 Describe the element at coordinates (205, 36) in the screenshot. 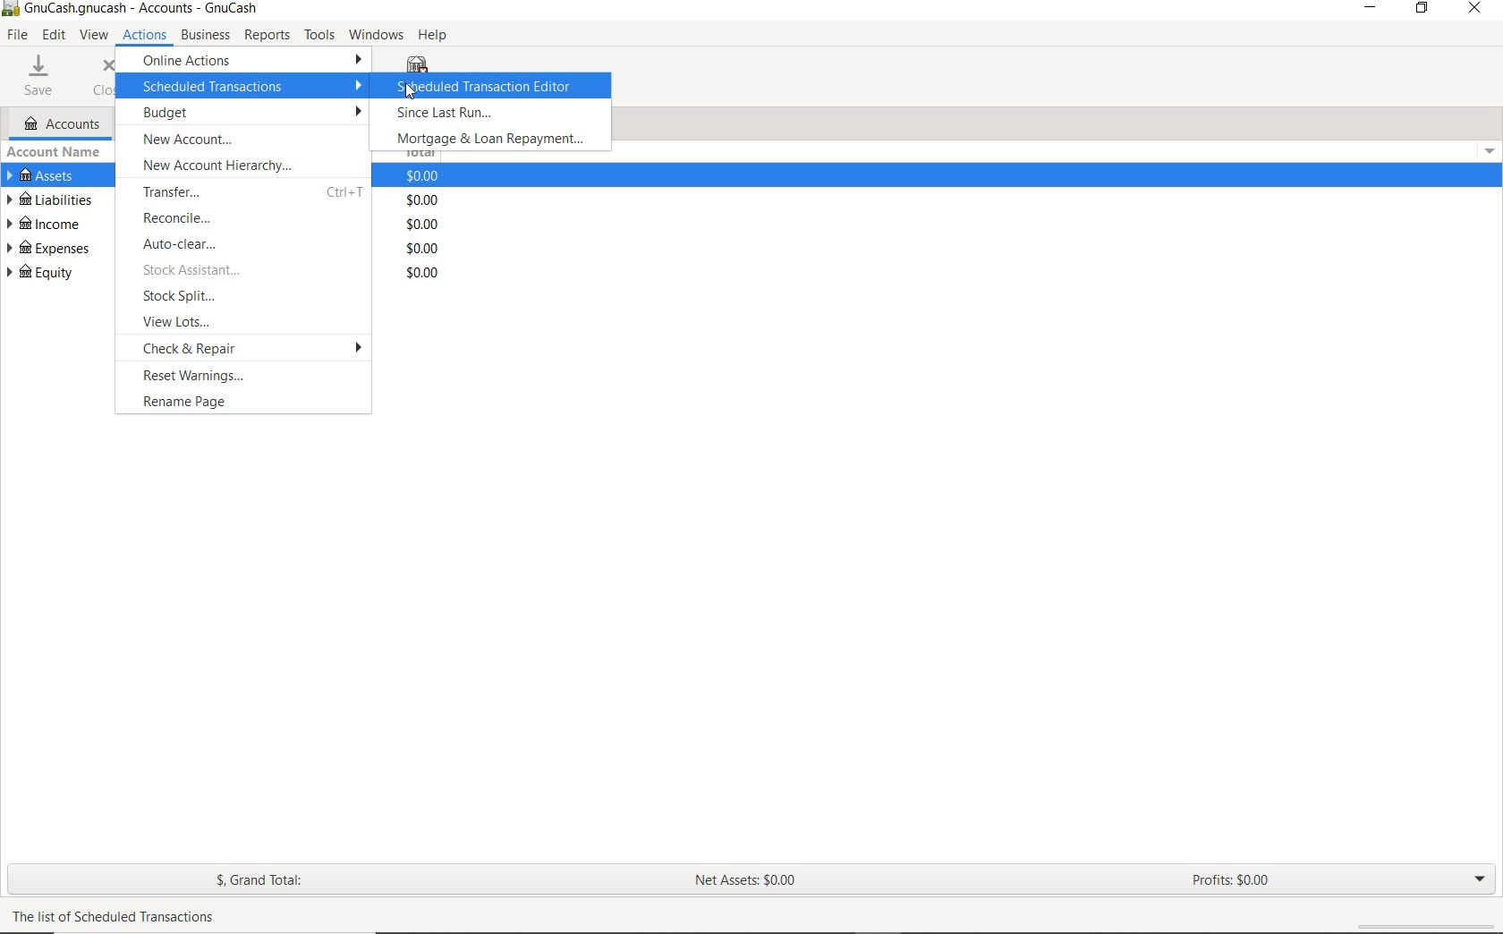

I see `BUSINESS` at that location.